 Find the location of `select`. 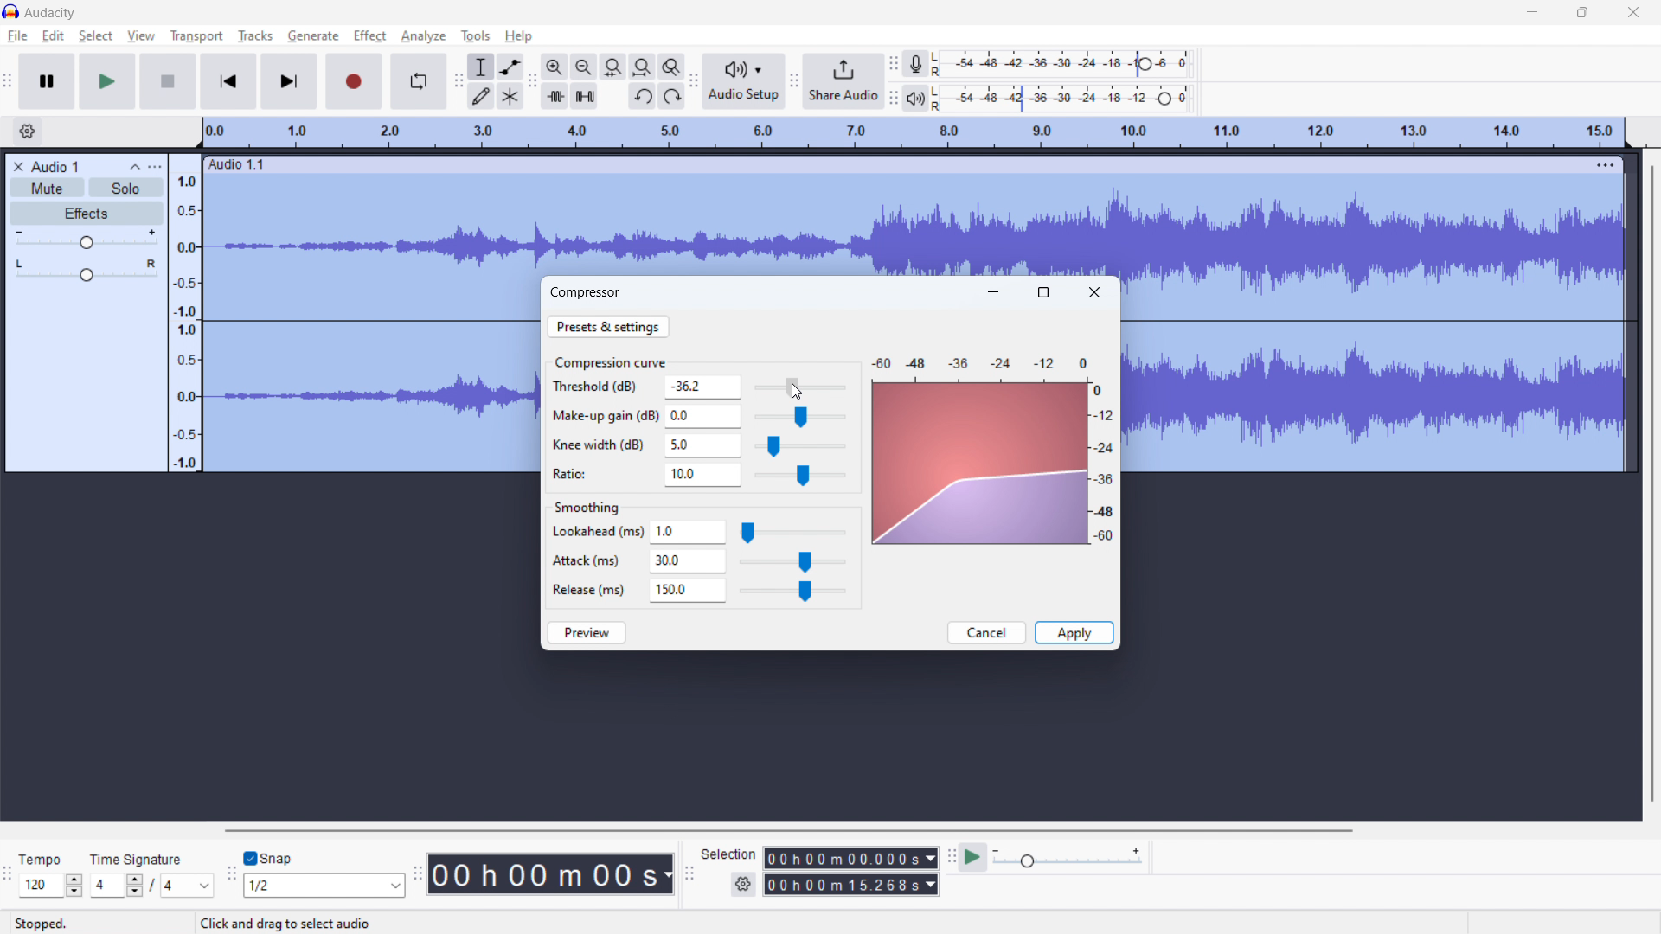

select is located at coordinates (96, 36).